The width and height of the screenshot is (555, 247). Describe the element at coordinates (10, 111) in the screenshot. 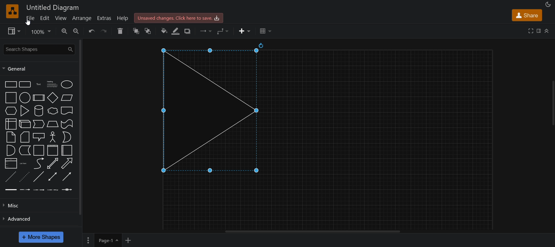

I see `hexagon` at that location.